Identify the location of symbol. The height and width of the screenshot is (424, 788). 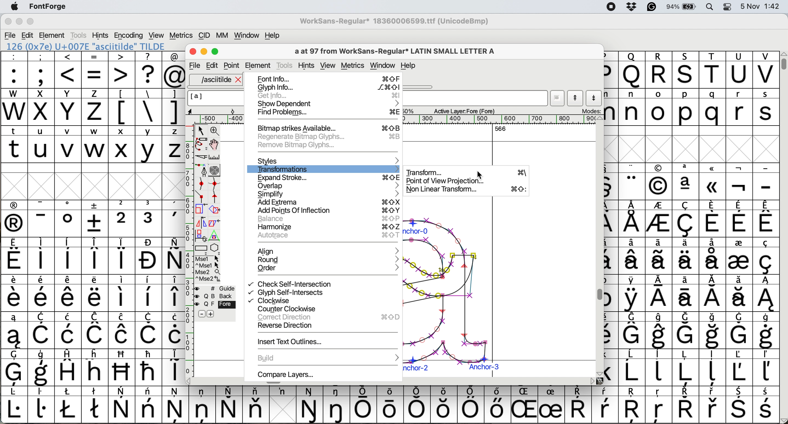
(14, 293).